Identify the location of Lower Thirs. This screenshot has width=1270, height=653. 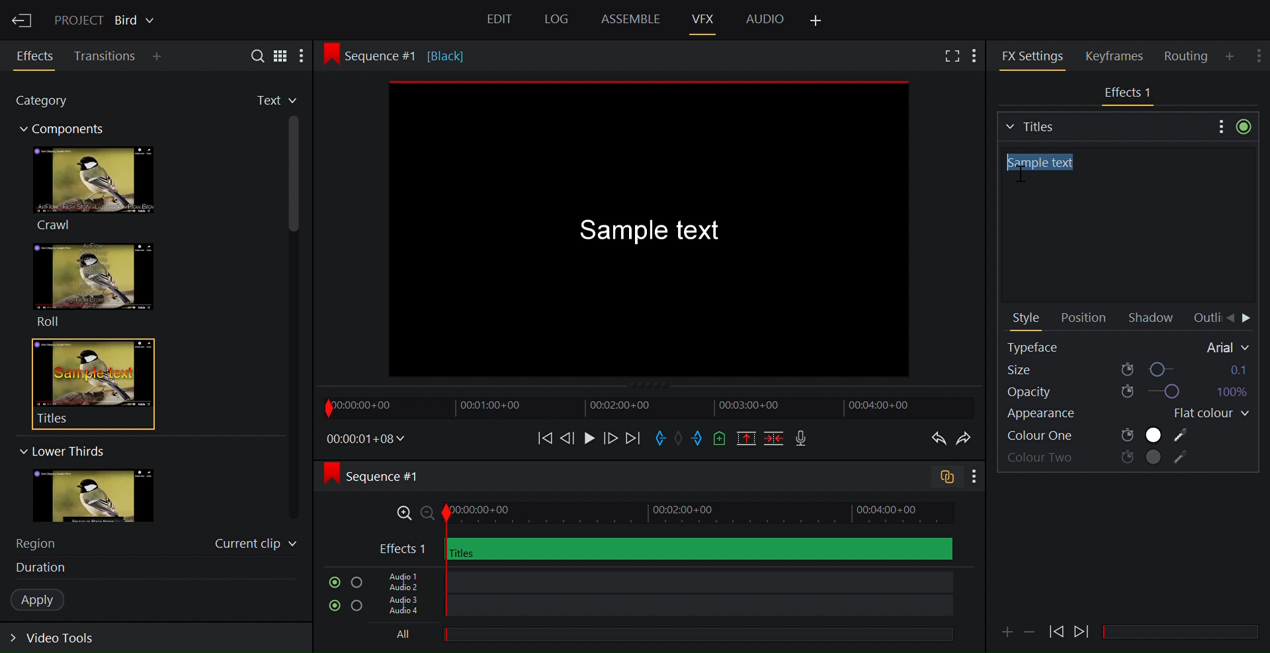
(61, 451).